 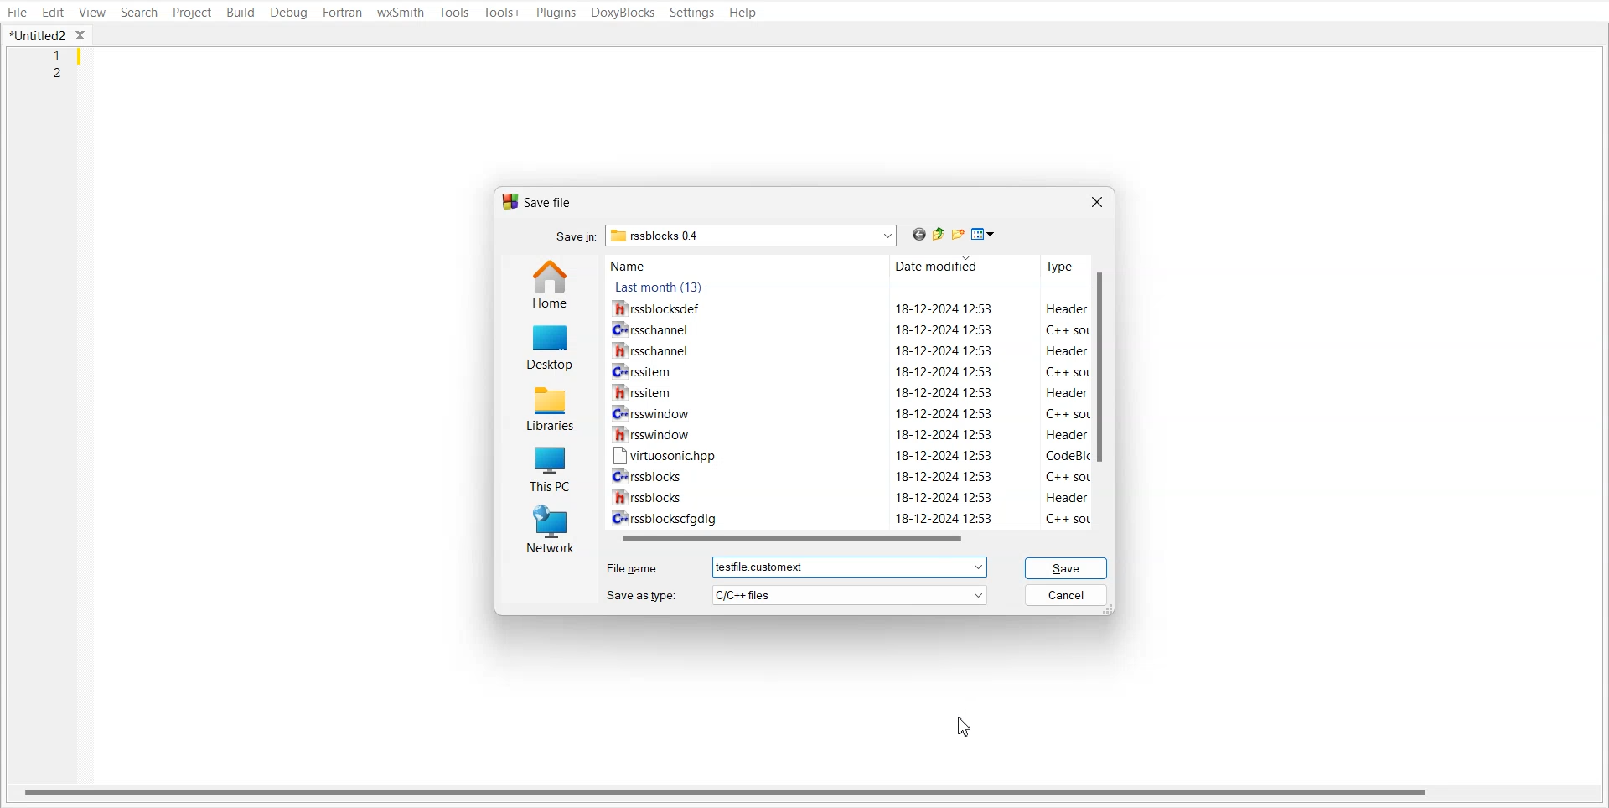 I want to click on Text, so click(x=765, y=567).